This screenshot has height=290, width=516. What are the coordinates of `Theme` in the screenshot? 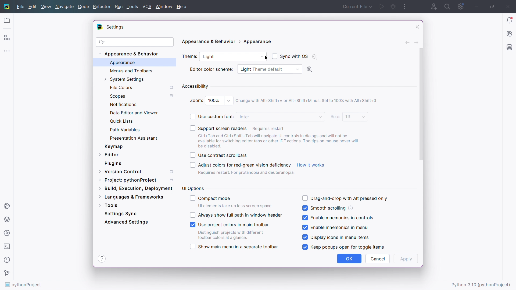 It's located at (190, 57).